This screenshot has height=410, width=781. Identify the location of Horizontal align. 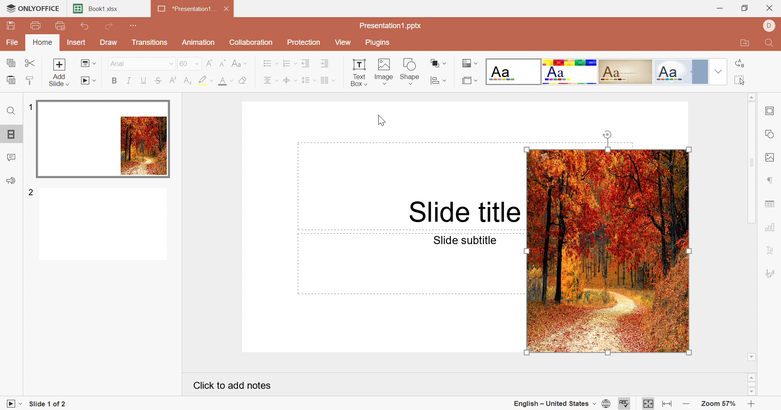
(270, 82).